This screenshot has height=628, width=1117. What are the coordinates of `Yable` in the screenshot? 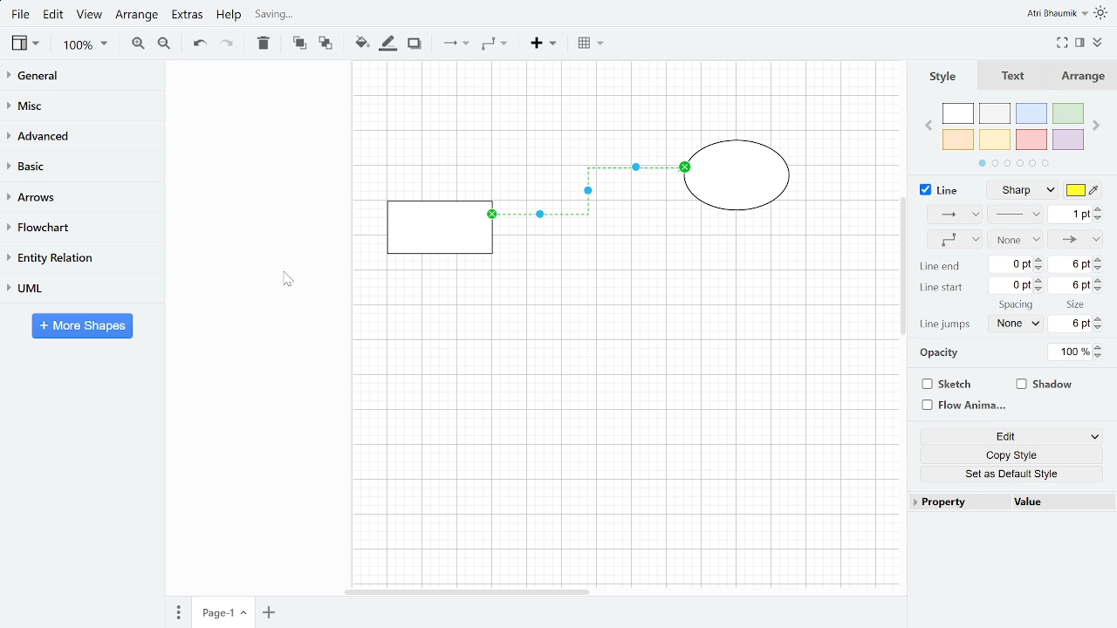 It's located at (590, 44).